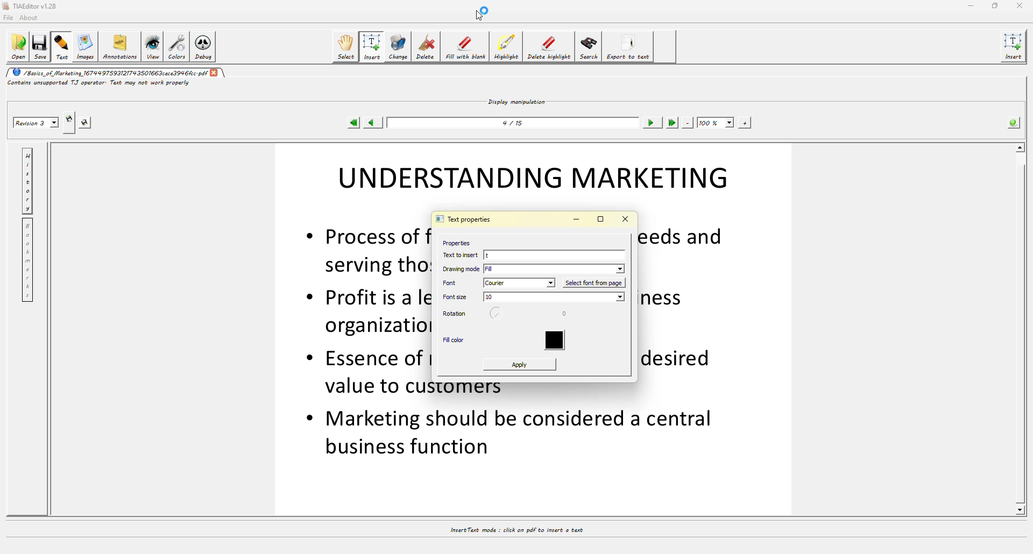  What do you see at coordinates (204, 46) in the screenshot?
I see `debug` at bounding box center [204, 46].